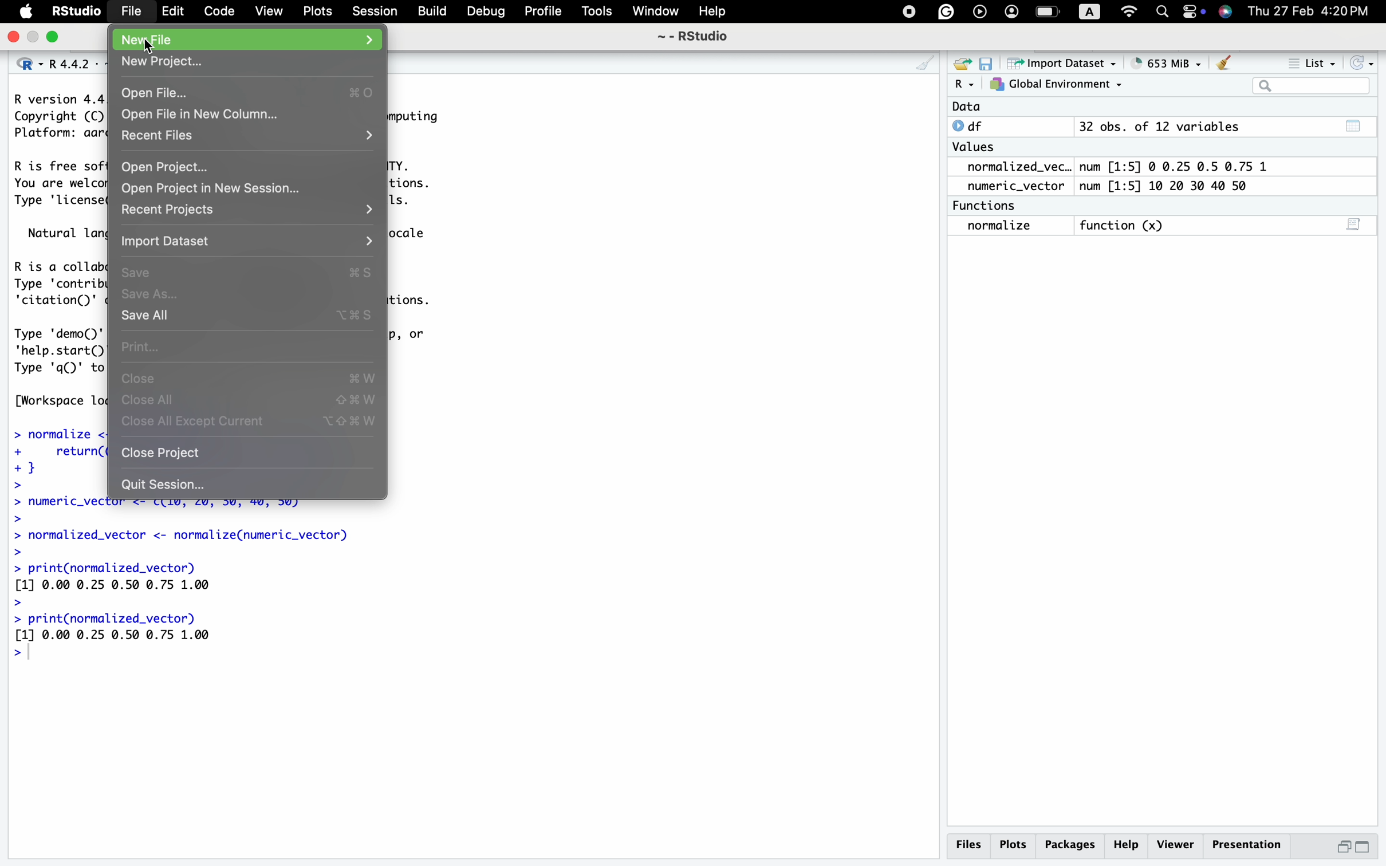  I want to click on Normalize, so click(1001, 226).